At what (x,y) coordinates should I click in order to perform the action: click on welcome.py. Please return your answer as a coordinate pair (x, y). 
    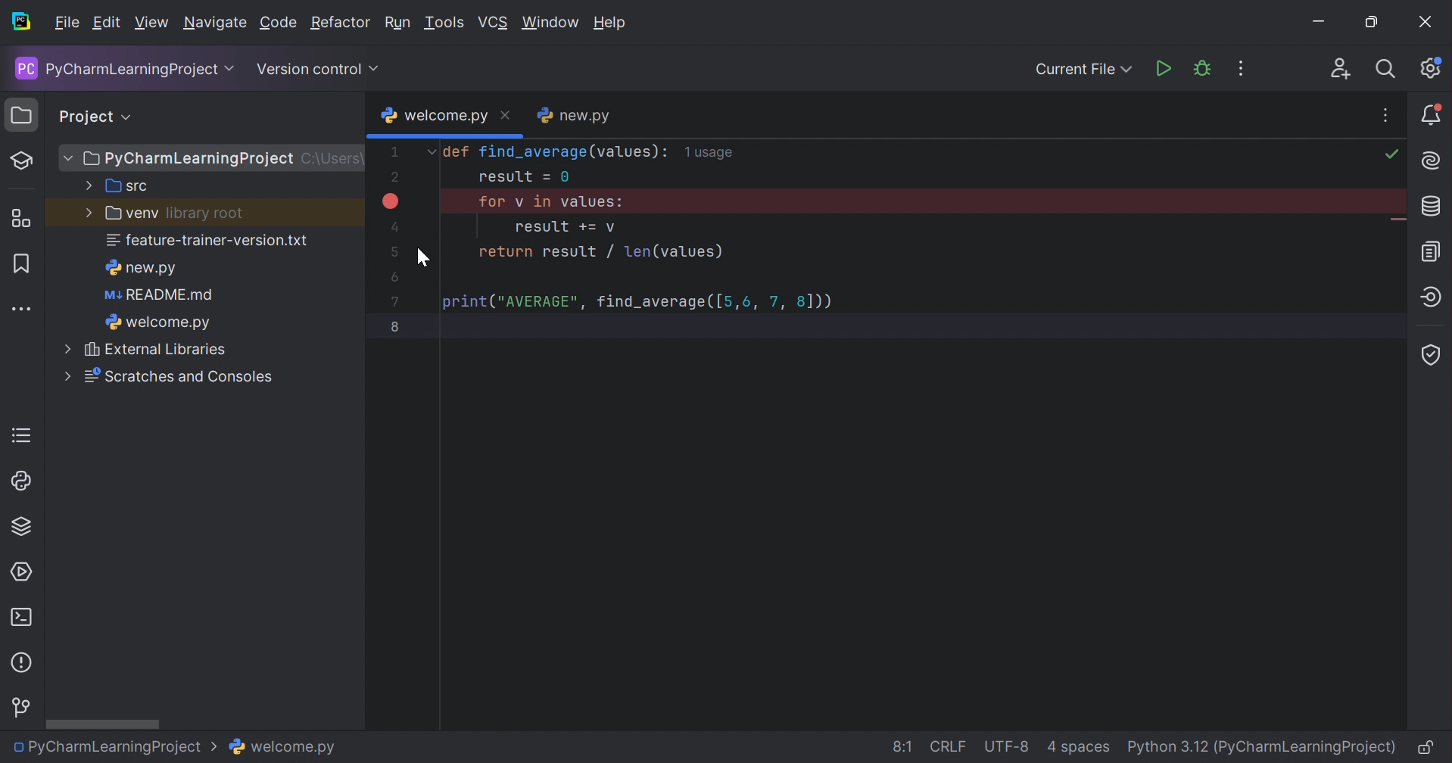
    Looking at the image, I should click on (160, 322).